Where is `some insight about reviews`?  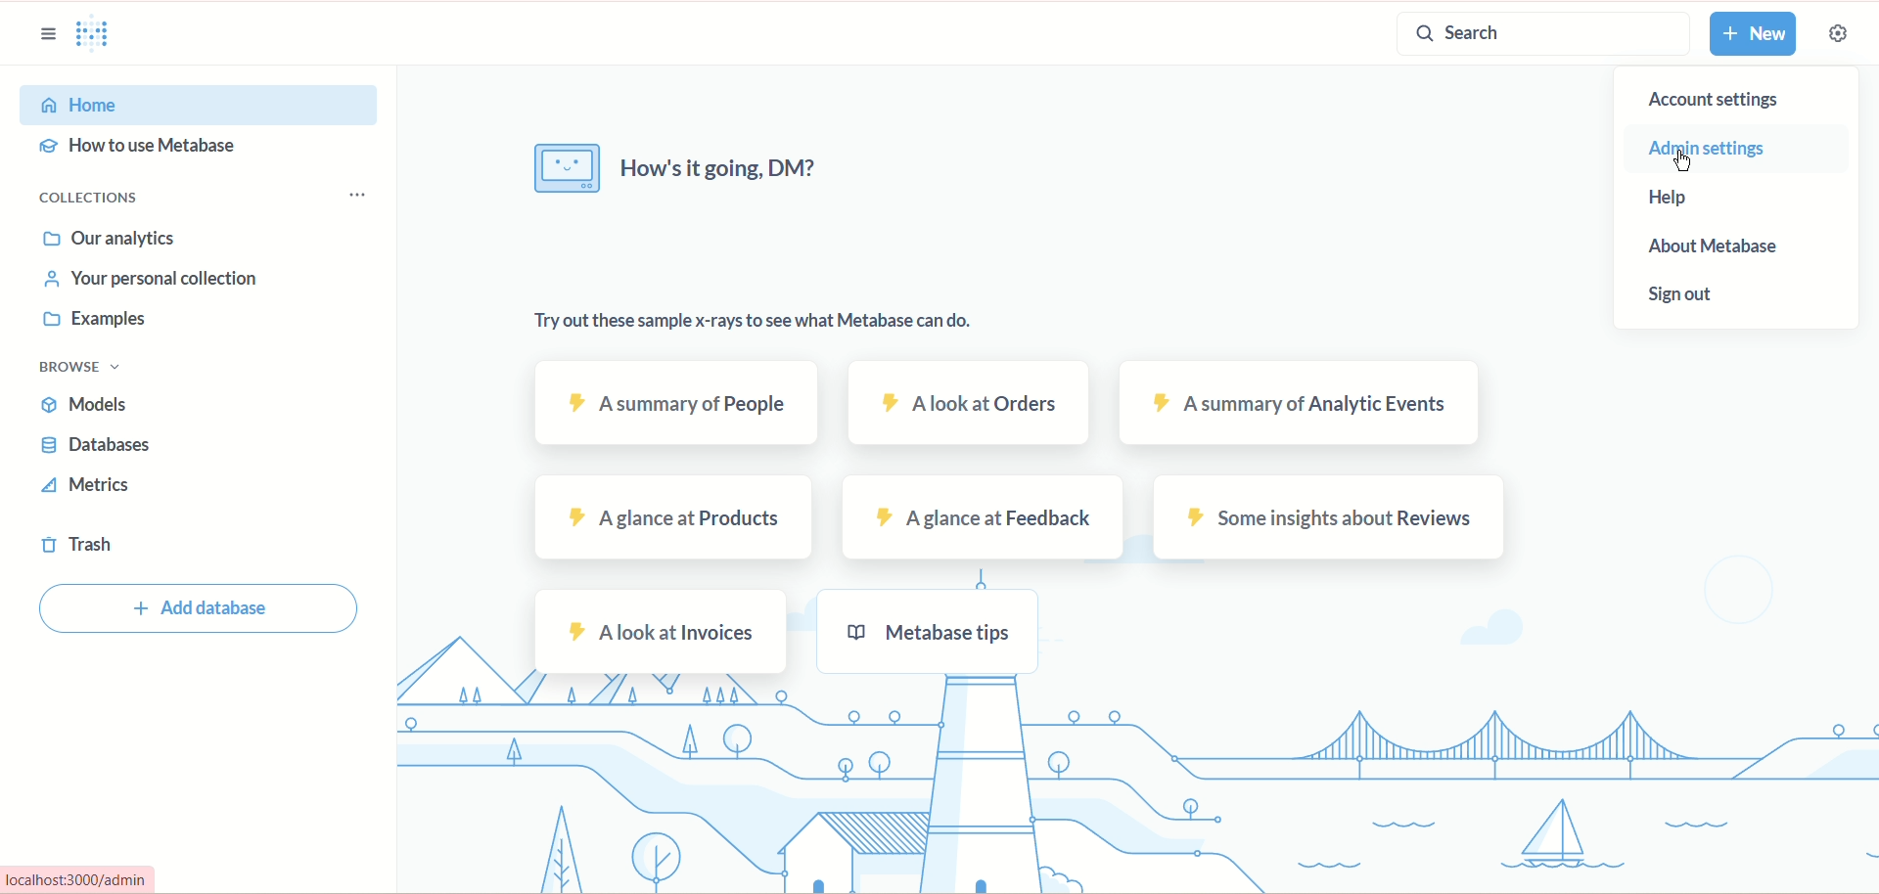
some insight about reviews is located at coordinates (1328, 517).